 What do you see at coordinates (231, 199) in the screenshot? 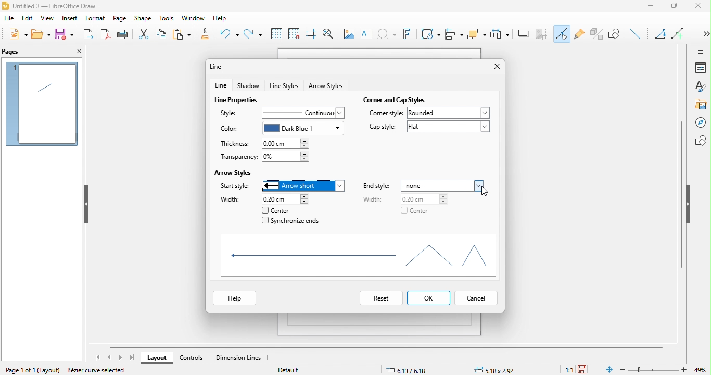
I see `width` at bounding box center [231, 199].